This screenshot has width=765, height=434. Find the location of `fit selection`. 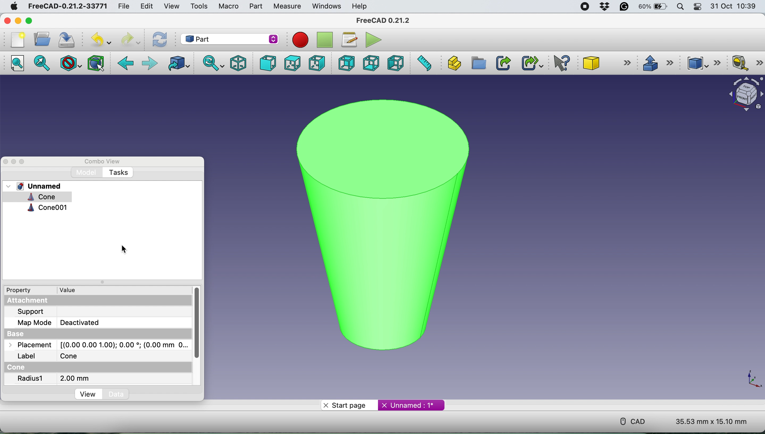

fit selection is located at coordinates (44, 63).